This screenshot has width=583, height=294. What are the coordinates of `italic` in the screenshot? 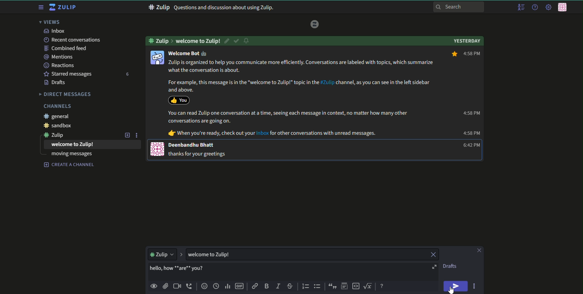 It's located at (280, 287).